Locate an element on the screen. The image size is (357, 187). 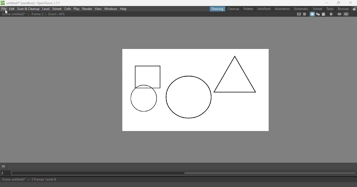
Palette is located at coordinates (249, 8).